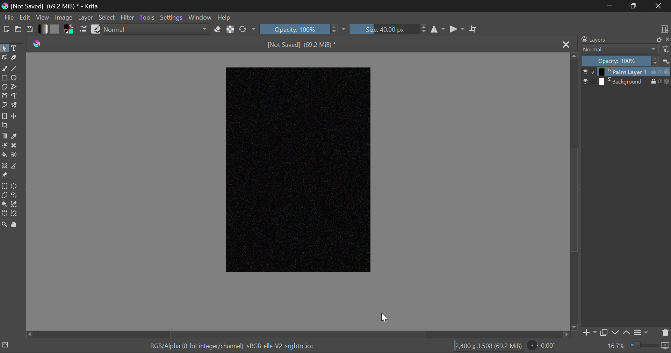 The width and height of the screenshot is (671, 353). Describe the element at coordinates (611, 6) in the screenshot. I see `Restore Down` at that location.